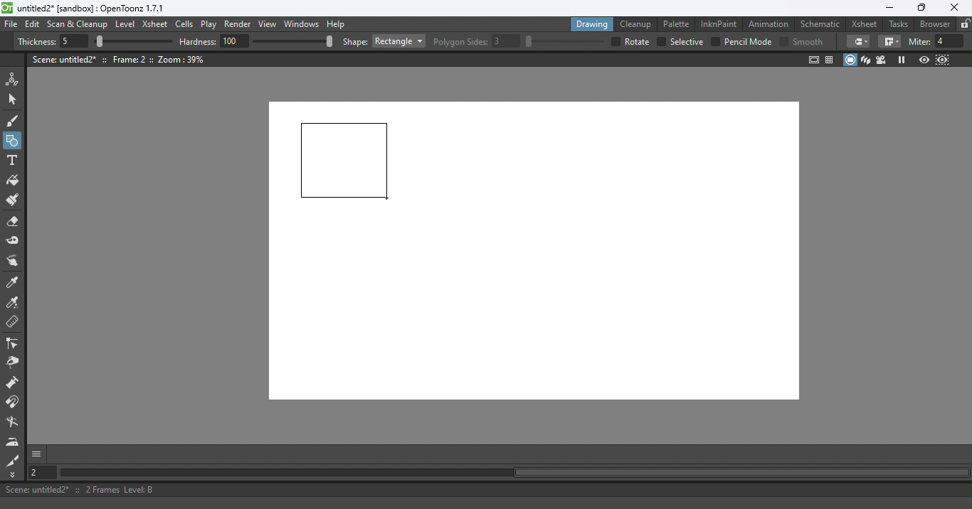 This screenshot has height=509, width=972. Describe the element at coordinates (34, 24) in the screenshot. I see `Edit` at that location.